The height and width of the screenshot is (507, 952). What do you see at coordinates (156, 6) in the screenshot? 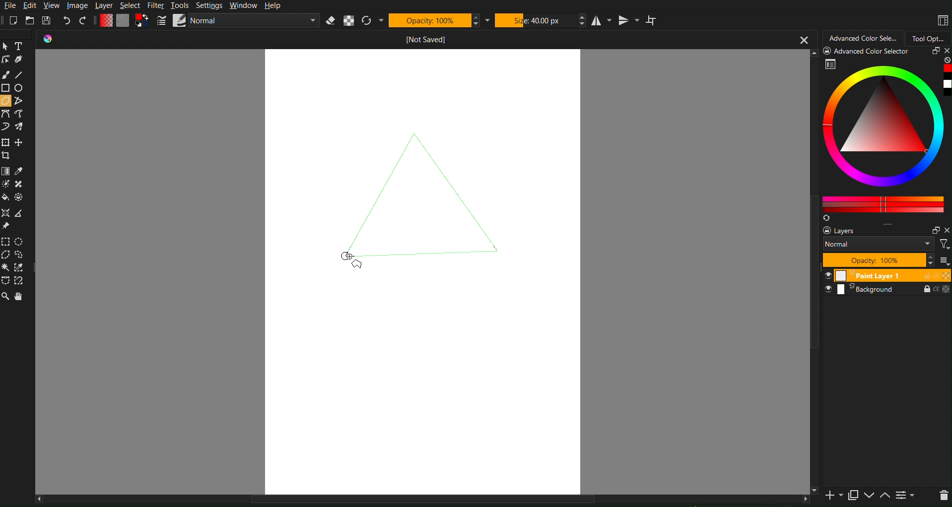
I see `Filter` at bounding box center [156, 6].